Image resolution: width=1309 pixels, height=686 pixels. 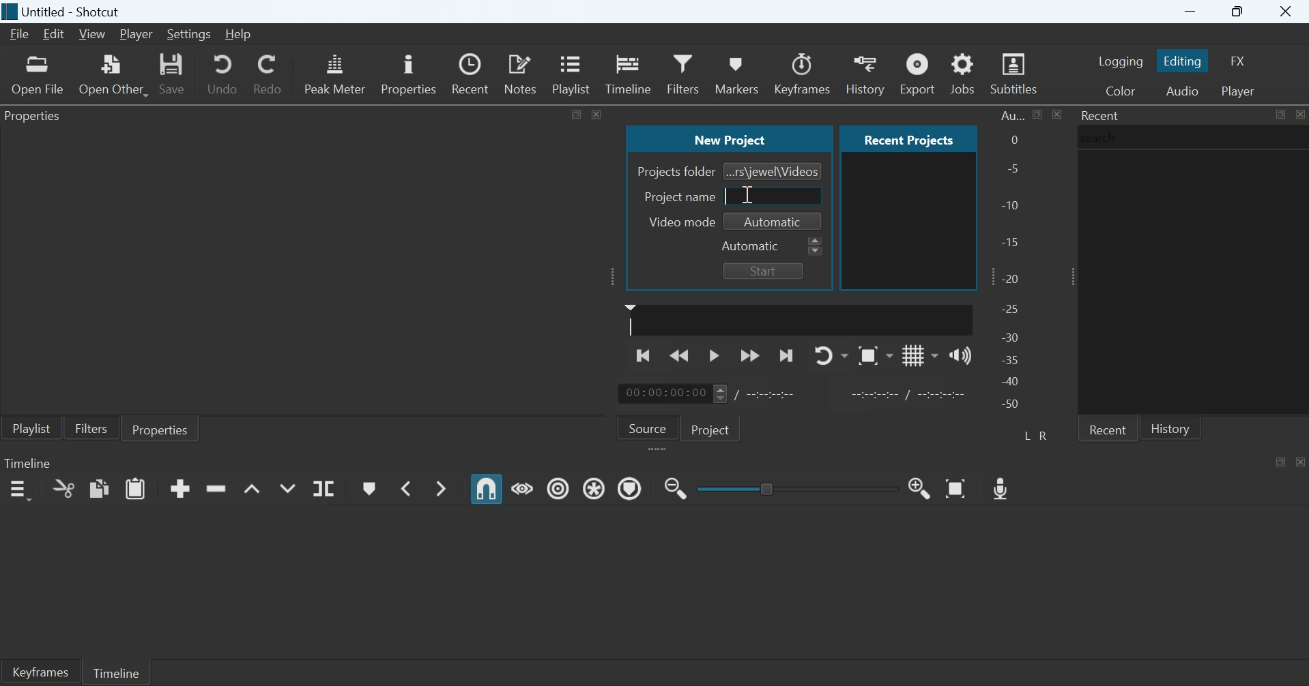 What do you see at coordinates (487, 489) in the screenshot?
I see `Snap` at bounding box center [487, 489].